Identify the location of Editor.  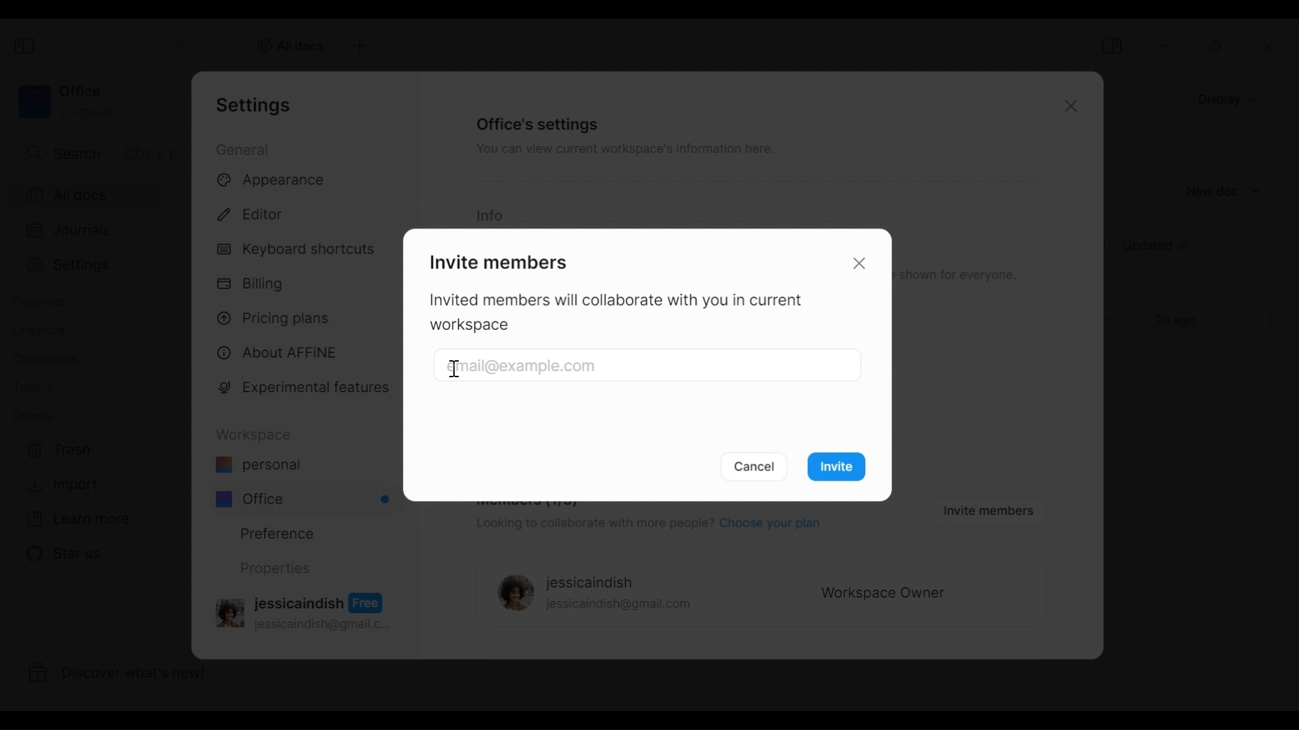
(256, 212).